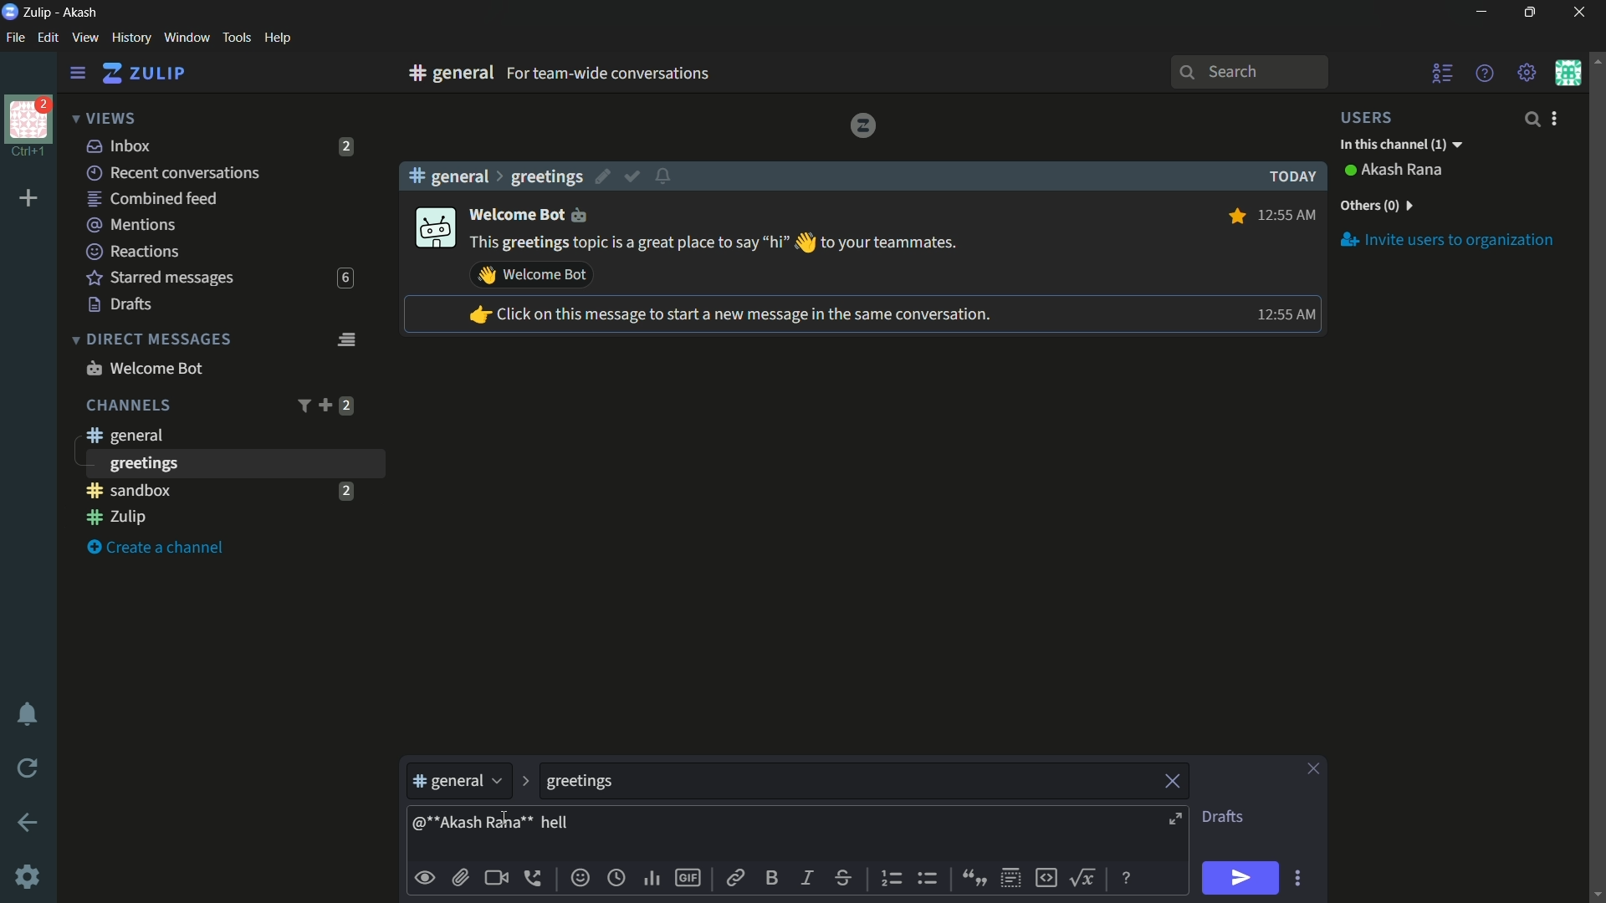 This screenshot has height=903, width=1606. What do you see at coordinates (474, 826) in the screenshot?
I see `mentioned someone` at bounding box center [474, 826].